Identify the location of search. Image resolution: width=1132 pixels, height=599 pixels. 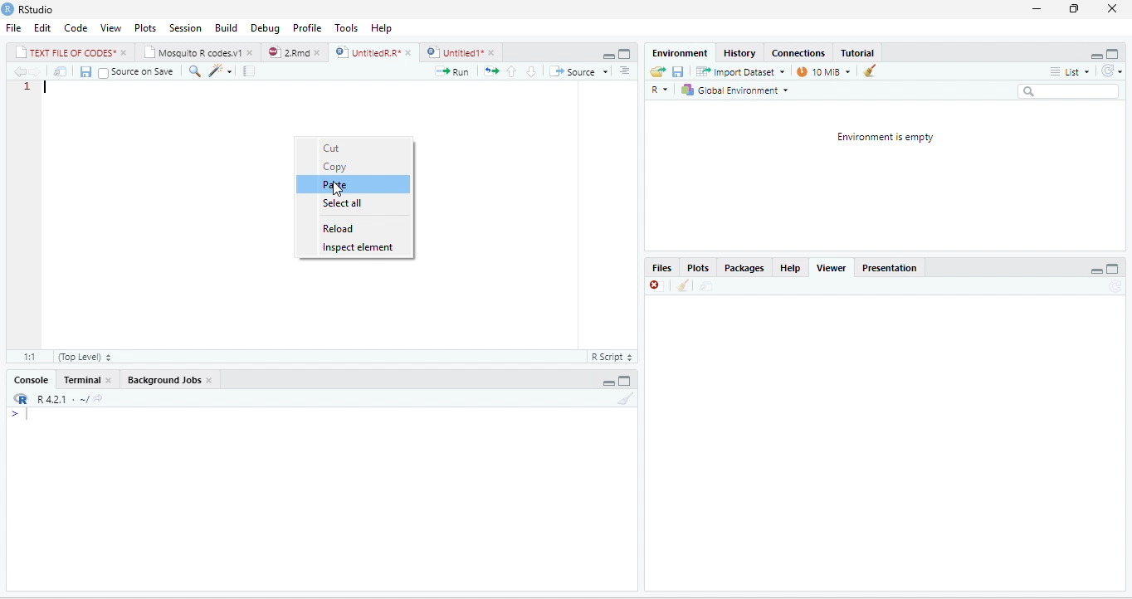
(1069, 90).